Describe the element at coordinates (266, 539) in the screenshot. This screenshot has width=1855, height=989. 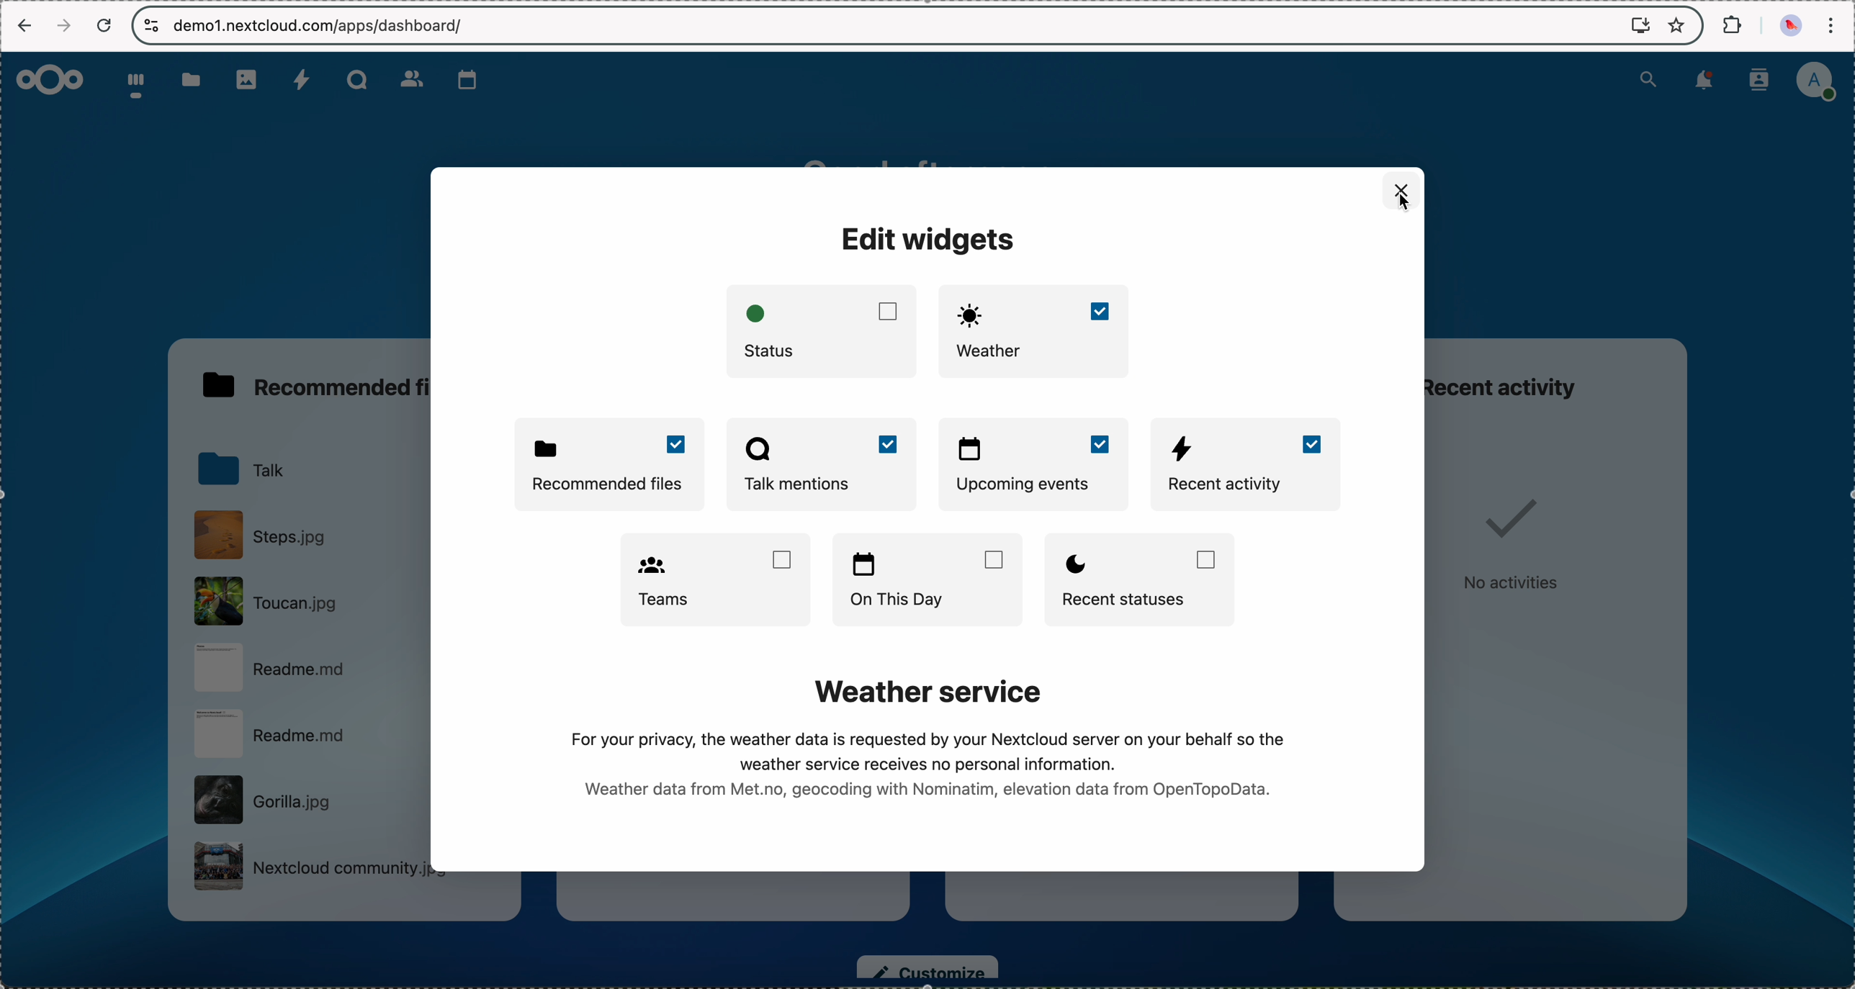
I see `file` at that location.